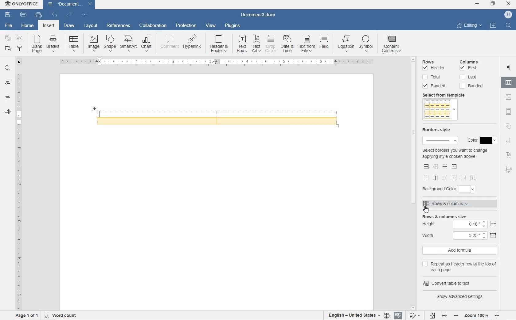 The width and height of the screenshot is (516, 320). I want to click on UNDO, so click(54, 15).